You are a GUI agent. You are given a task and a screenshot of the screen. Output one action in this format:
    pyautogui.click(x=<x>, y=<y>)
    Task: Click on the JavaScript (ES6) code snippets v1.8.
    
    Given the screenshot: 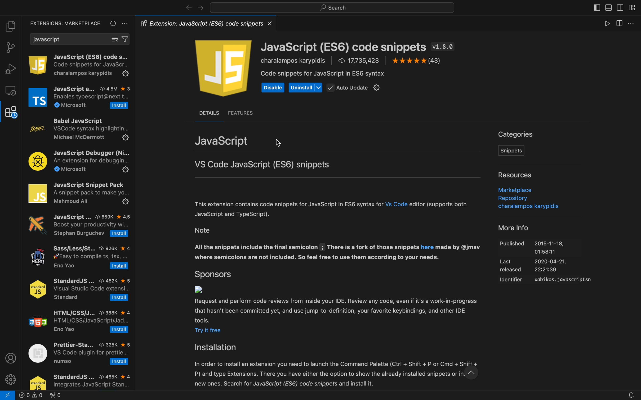 What is the action you would take?
    pyautogui.click(x=358, y=47)
    